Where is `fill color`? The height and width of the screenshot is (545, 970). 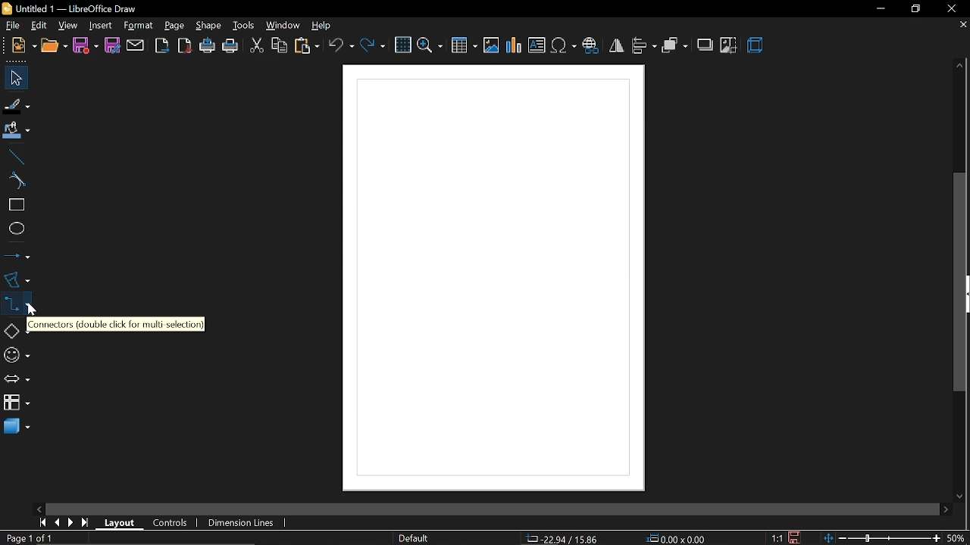 fill color is located at coordinates (17, 131).